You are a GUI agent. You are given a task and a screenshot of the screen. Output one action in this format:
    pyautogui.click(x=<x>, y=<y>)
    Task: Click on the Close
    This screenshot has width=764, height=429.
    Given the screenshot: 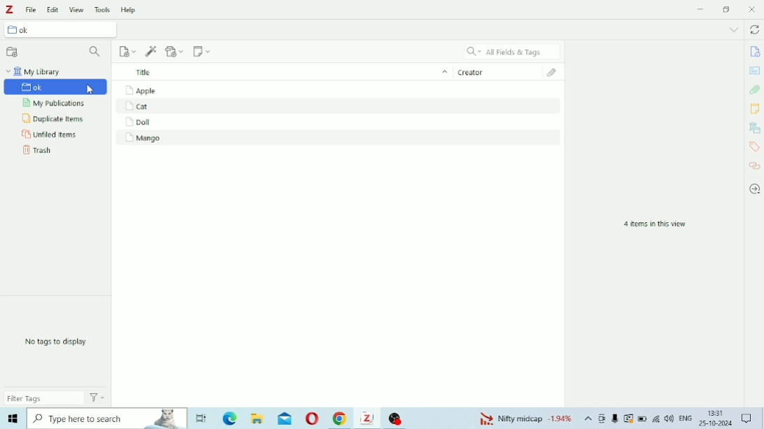 What is the action you would take?
    pyautogui.click(x=751, y=9)
    